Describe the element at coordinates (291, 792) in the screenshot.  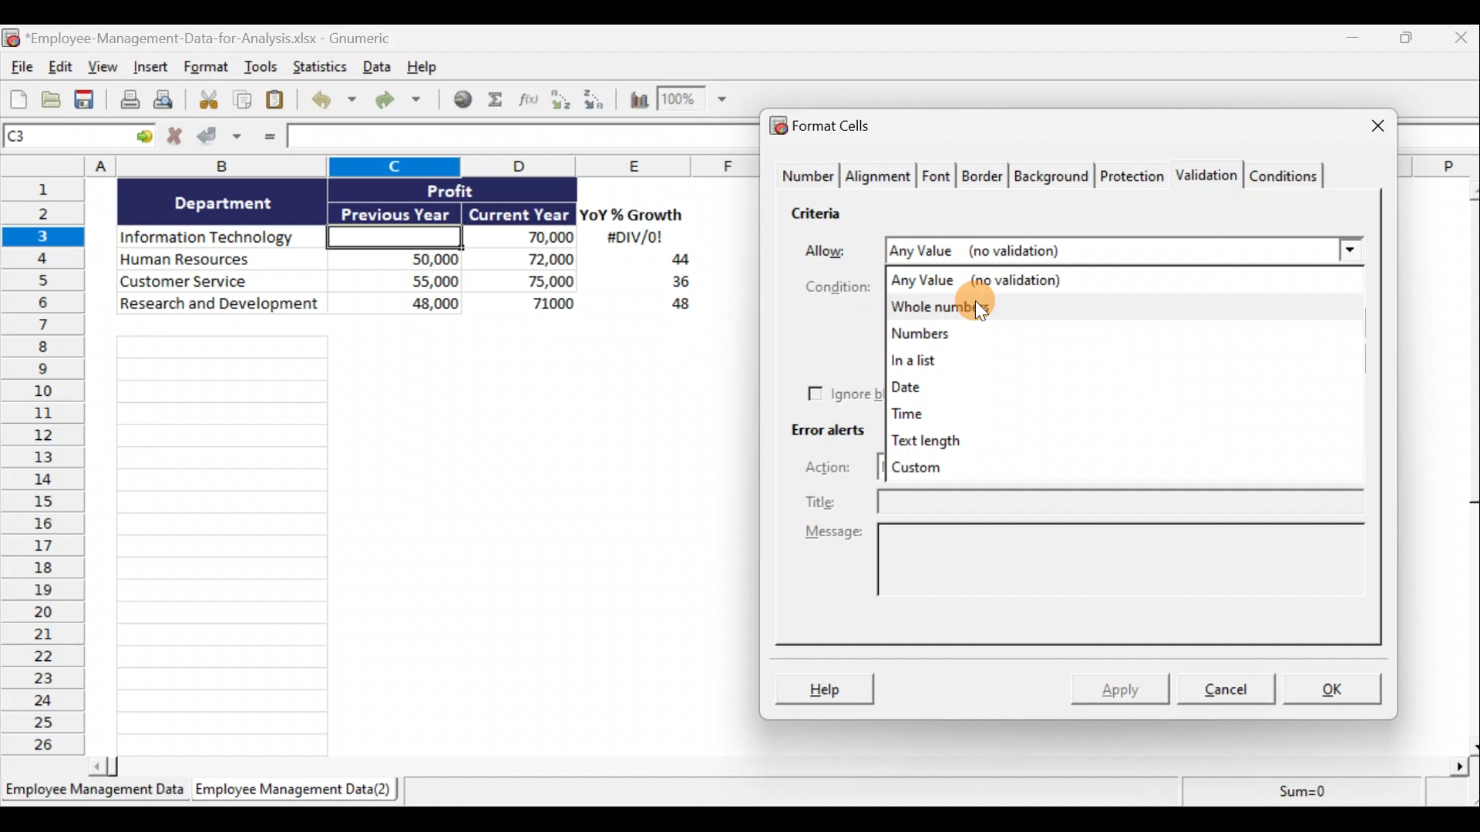
I see `Employee Management Data(2)` at that location.